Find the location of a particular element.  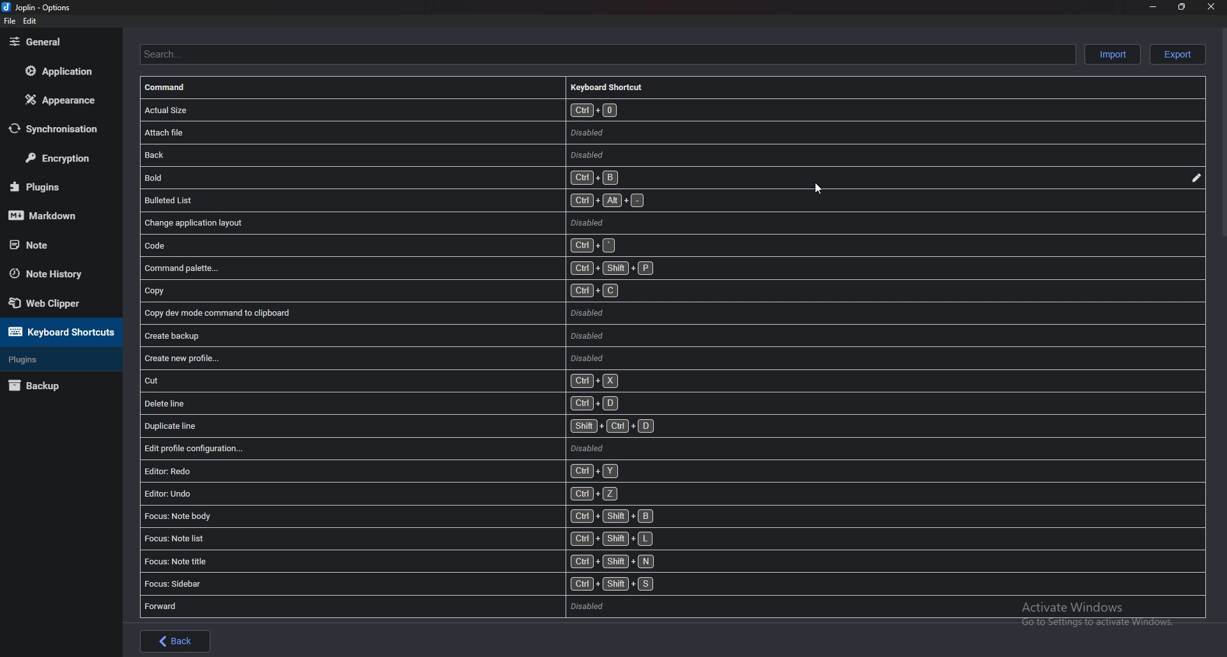

Mark down is located at coordinates (55, 215).